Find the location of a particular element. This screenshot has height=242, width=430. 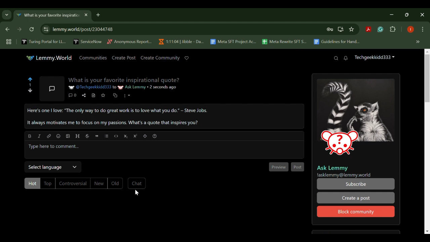

strikethrough is located at coordinates (87, 135).